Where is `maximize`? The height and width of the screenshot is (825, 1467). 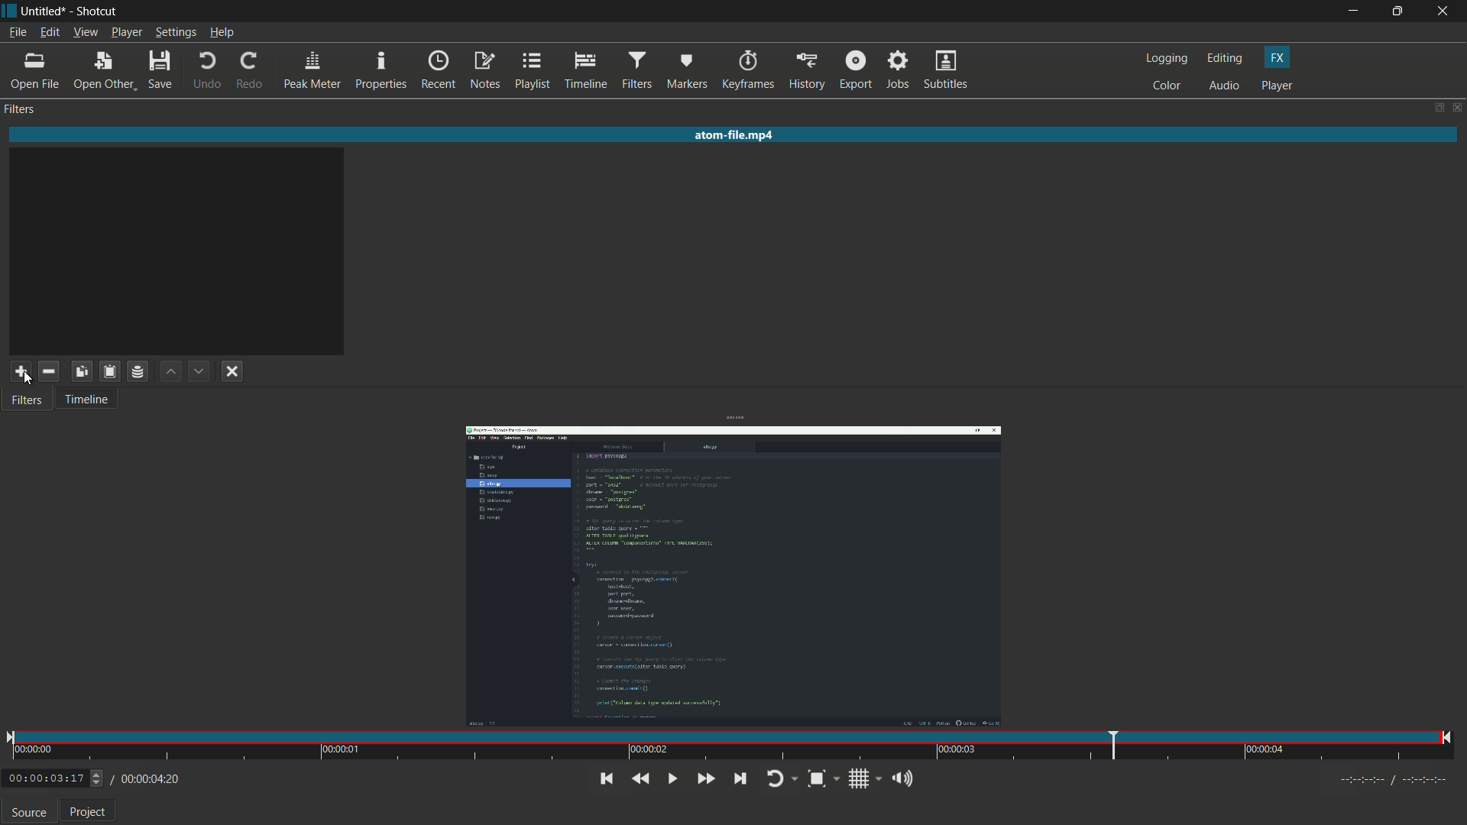 maximize is located at coordinates (1397, 11).